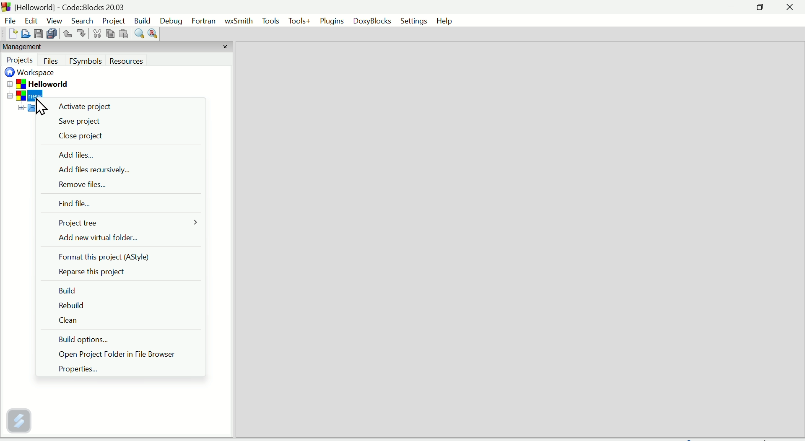 This screenshot has height=441, width=805. I want to click on Hello World, so click(49, 83).